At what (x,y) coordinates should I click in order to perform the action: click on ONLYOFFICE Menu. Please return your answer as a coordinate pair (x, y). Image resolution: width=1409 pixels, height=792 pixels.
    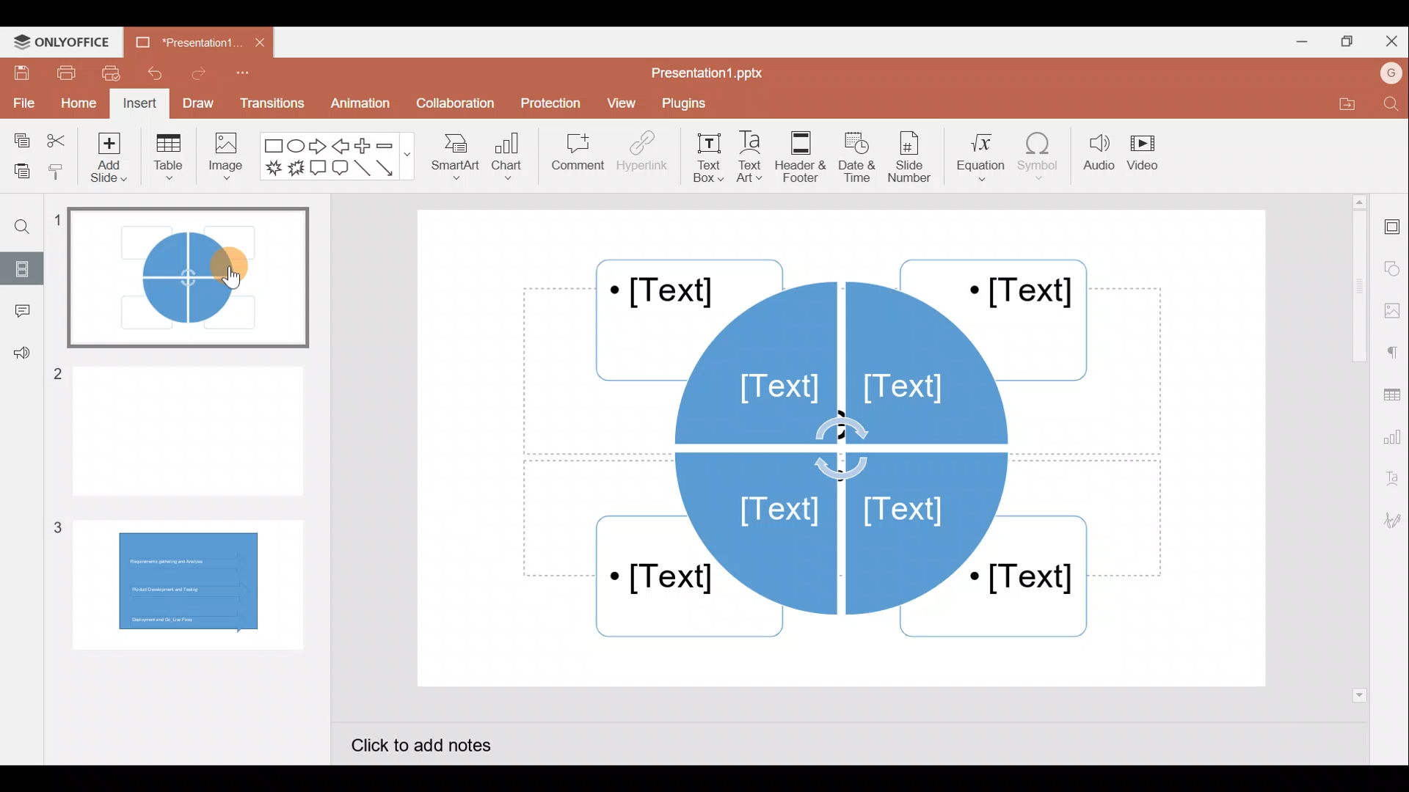
    Looking at the image, I should click on (70, 43).